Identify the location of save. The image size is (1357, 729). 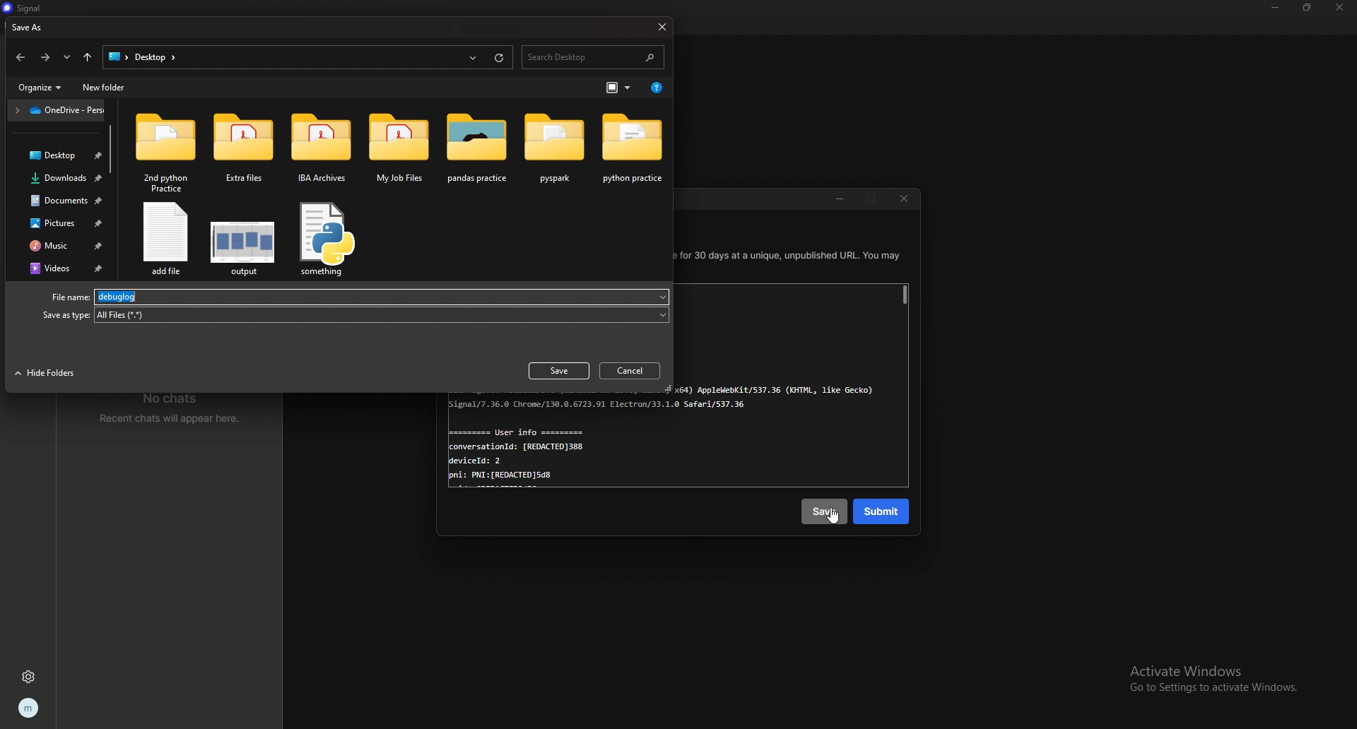
(823, 511).